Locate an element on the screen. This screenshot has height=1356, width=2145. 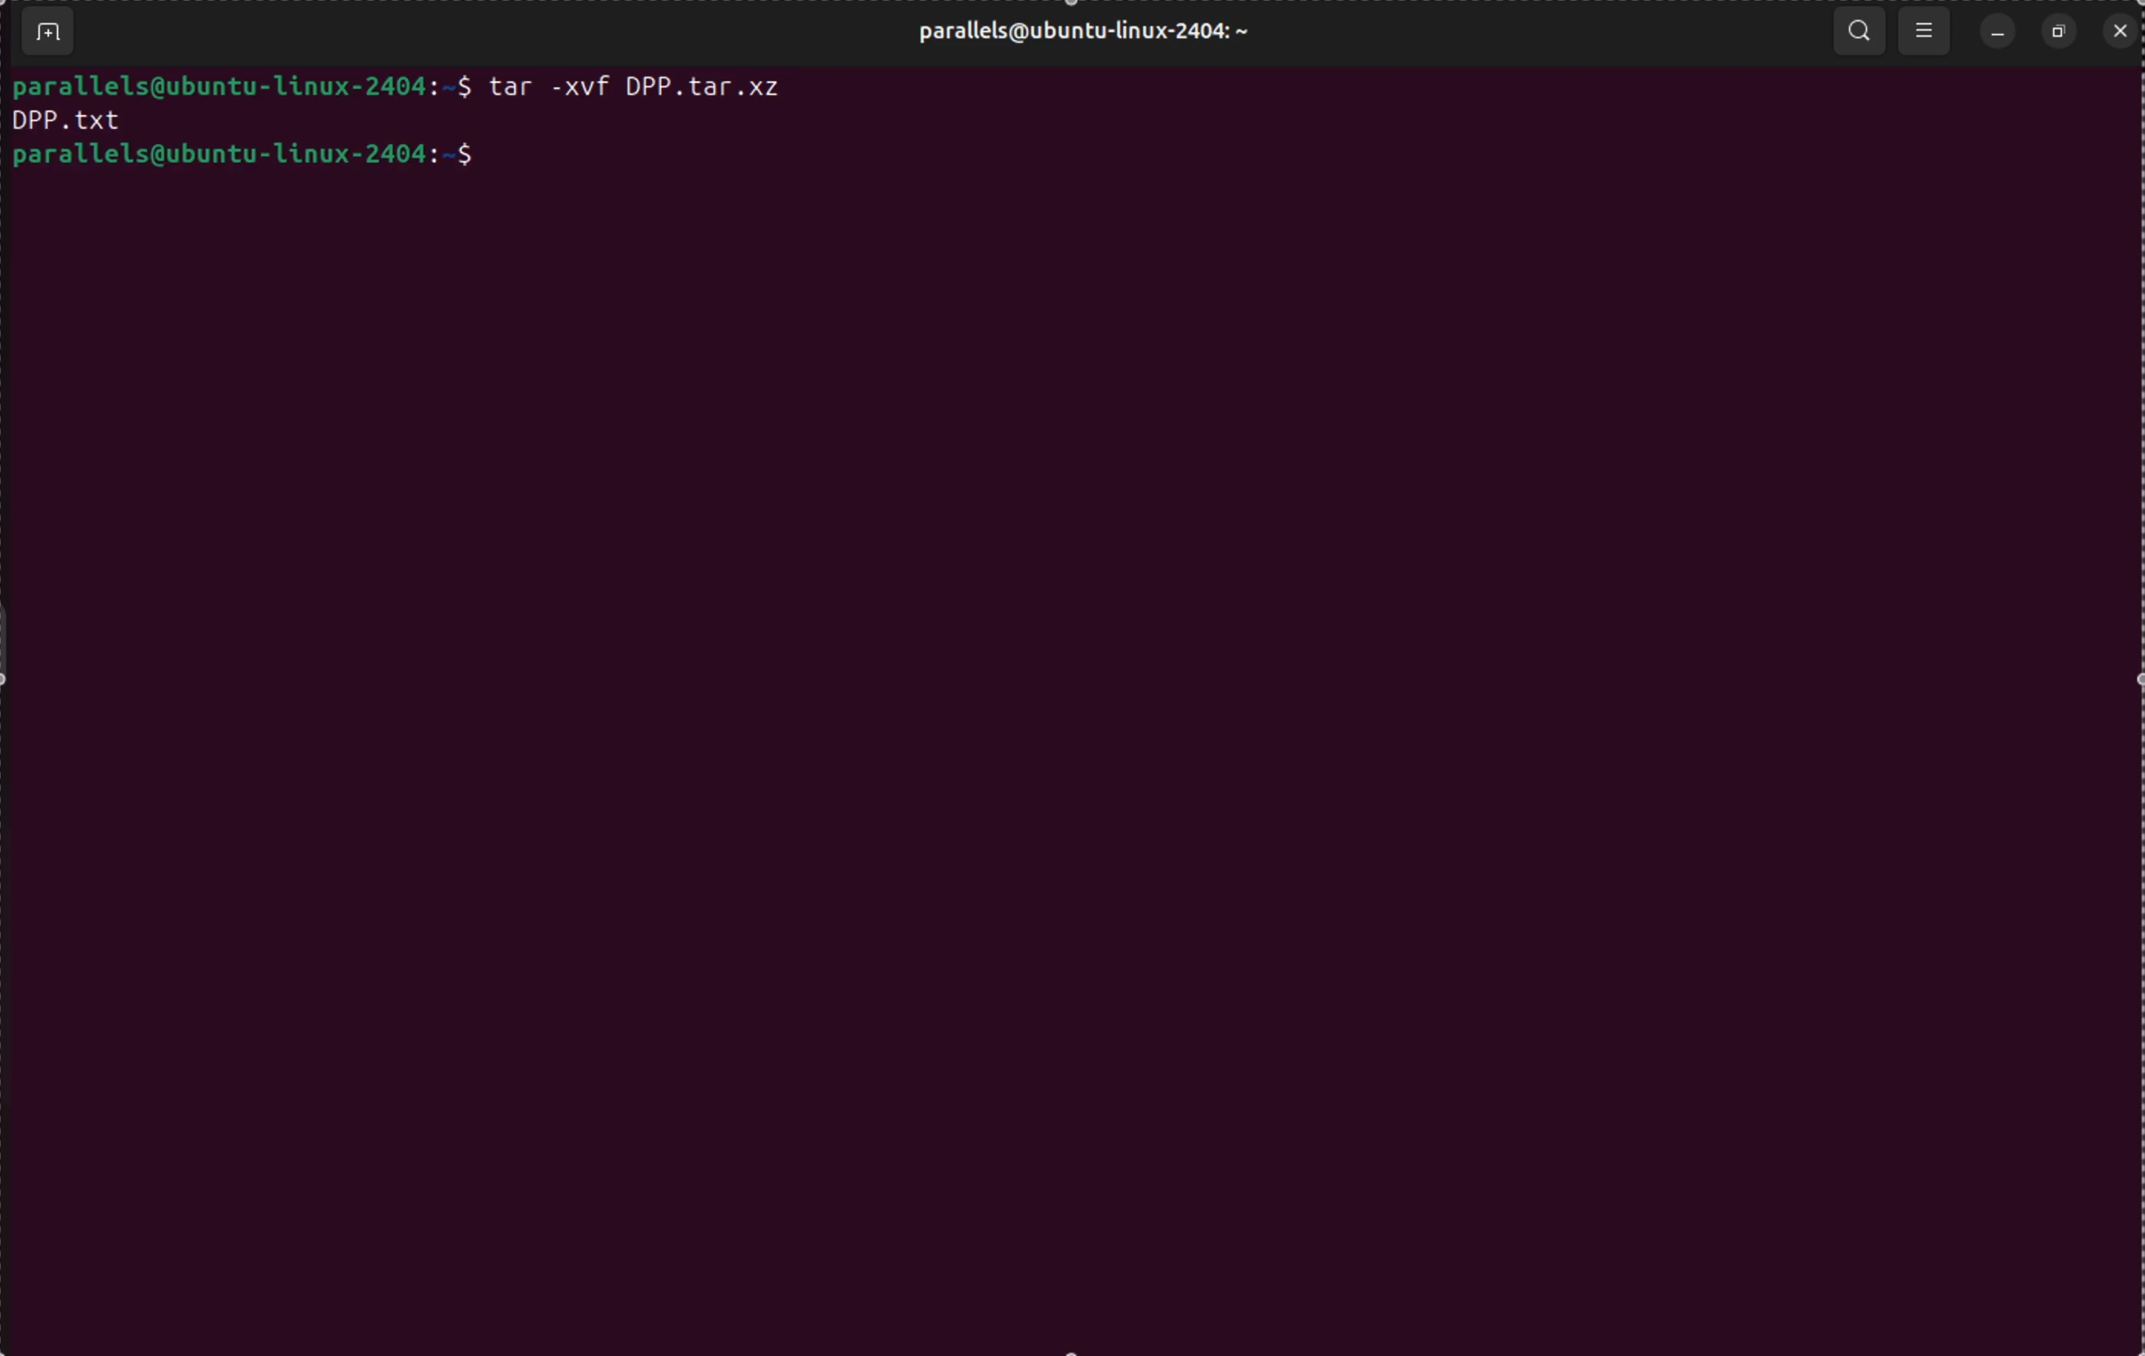
close is located at coordinates (2118, 30).